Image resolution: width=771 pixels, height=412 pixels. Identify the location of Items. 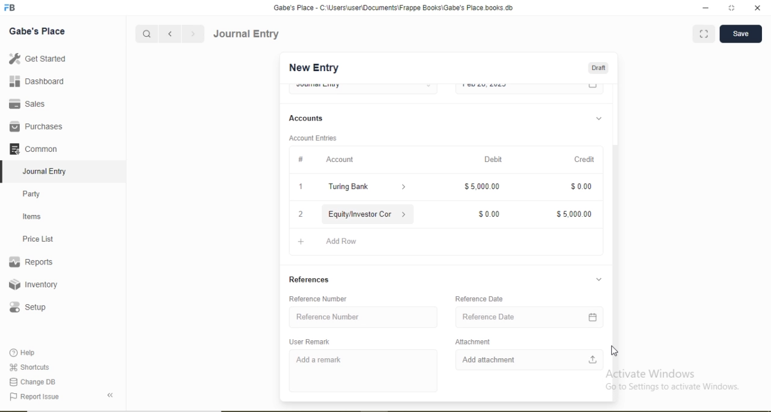
(32, 216).